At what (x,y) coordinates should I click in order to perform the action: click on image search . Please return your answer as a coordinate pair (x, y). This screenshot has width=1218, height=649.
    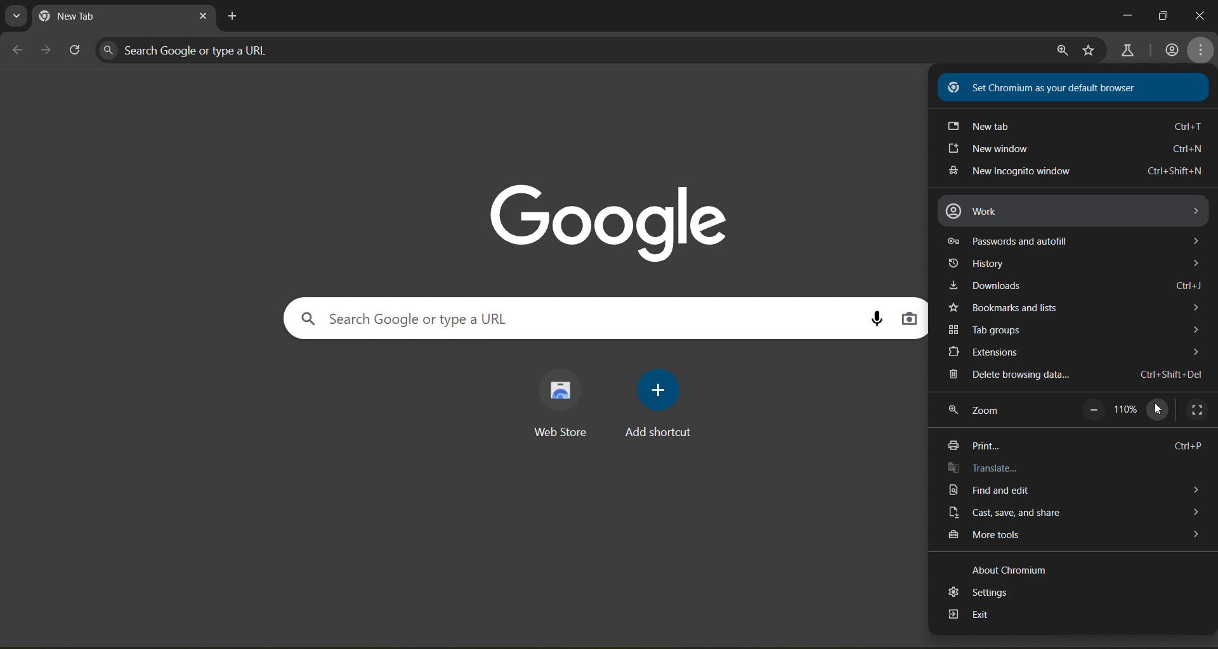
    Looking at the image, I should click on (910, 319).